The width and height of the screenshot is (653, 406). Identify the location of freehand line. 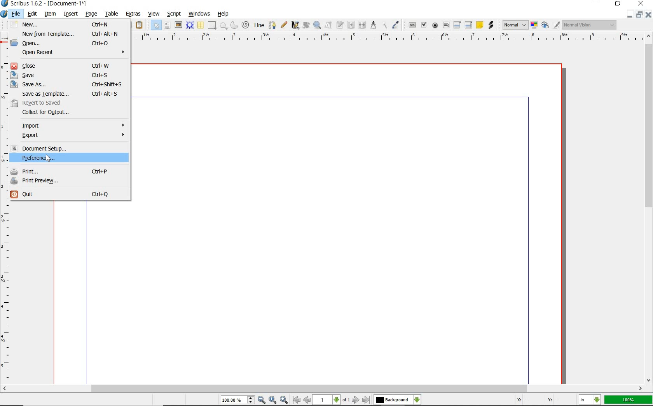
(283, 24).